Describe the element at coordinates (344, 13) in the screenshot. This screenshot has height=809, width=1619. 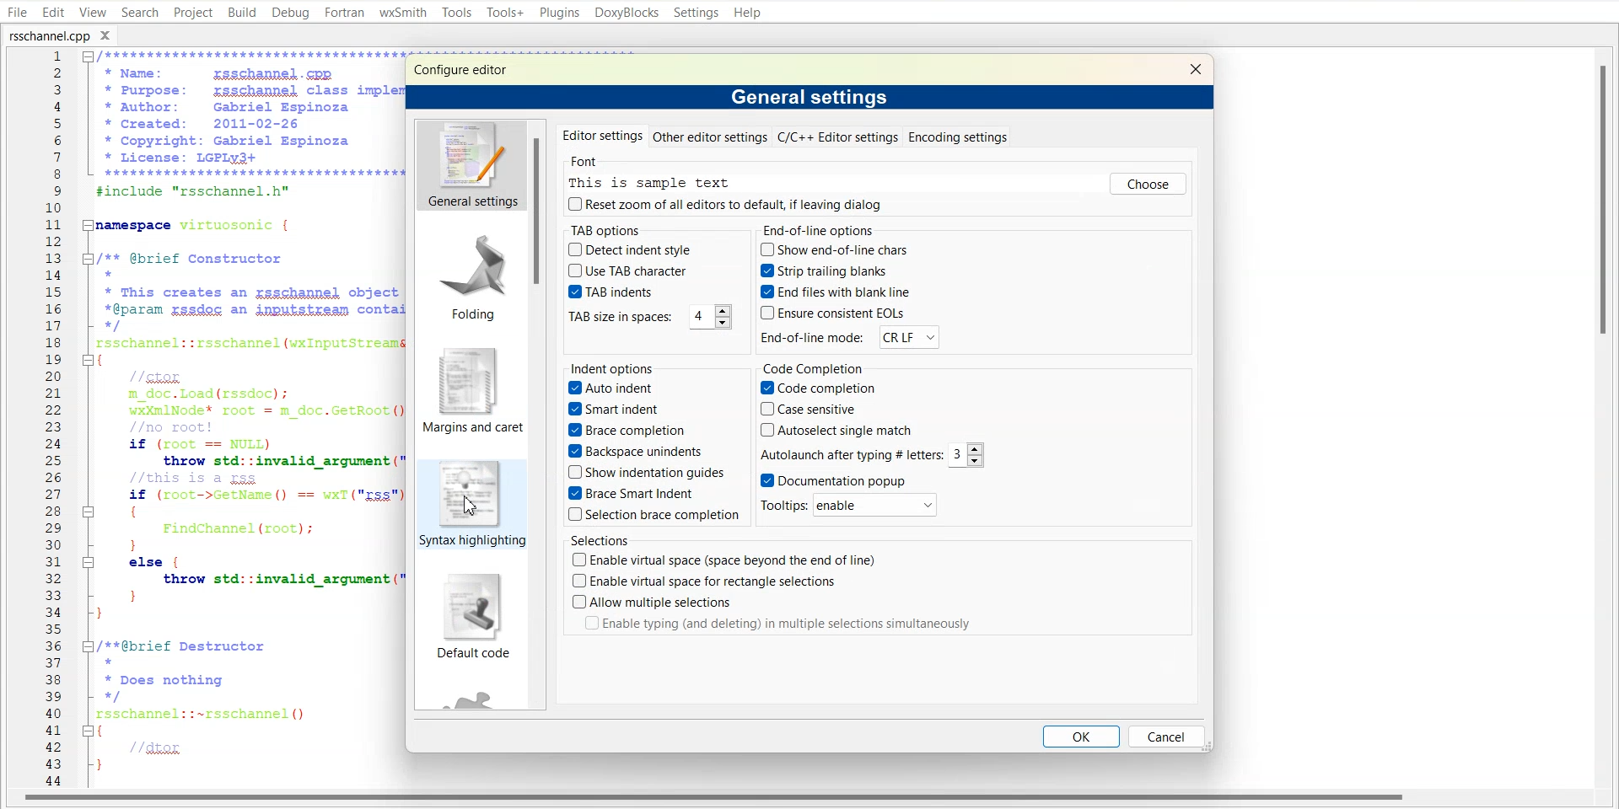
I see `Fortran` at that location.